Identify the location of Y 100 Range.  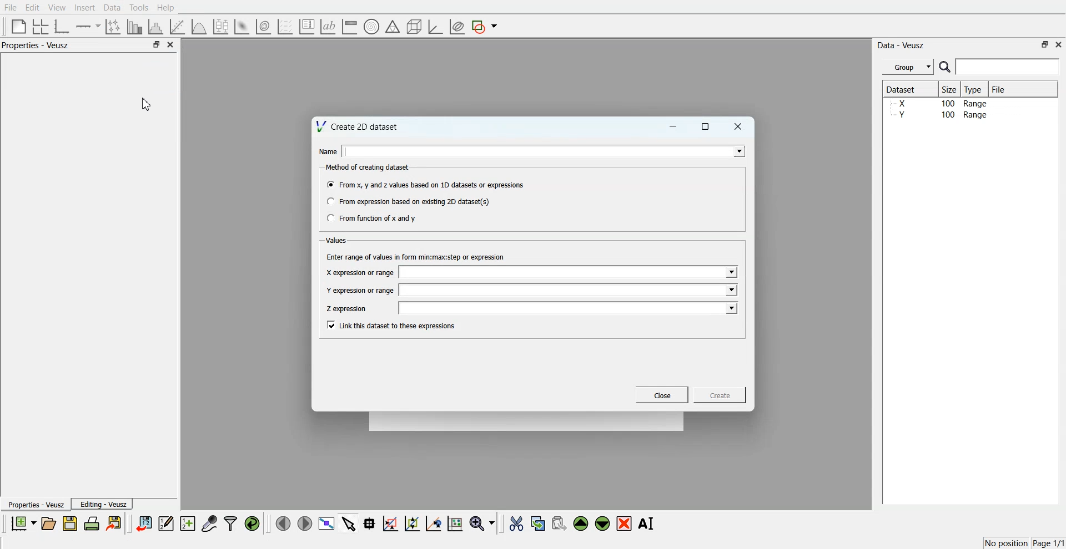
(940, 115).